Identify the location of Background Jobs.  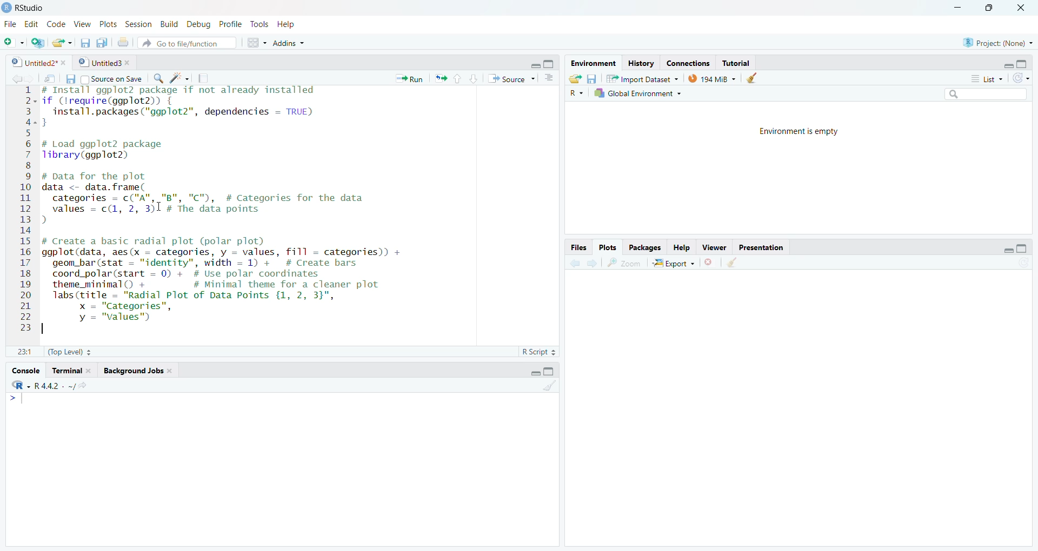
(139, 372).